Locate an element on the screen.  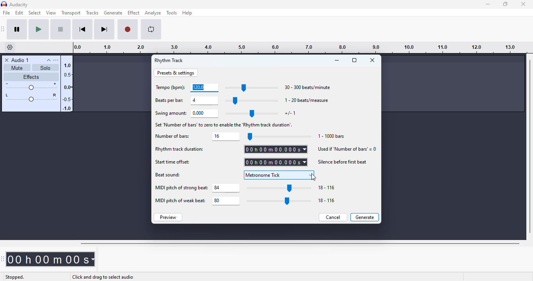
presets & settings is located at coordinates (175, 73).